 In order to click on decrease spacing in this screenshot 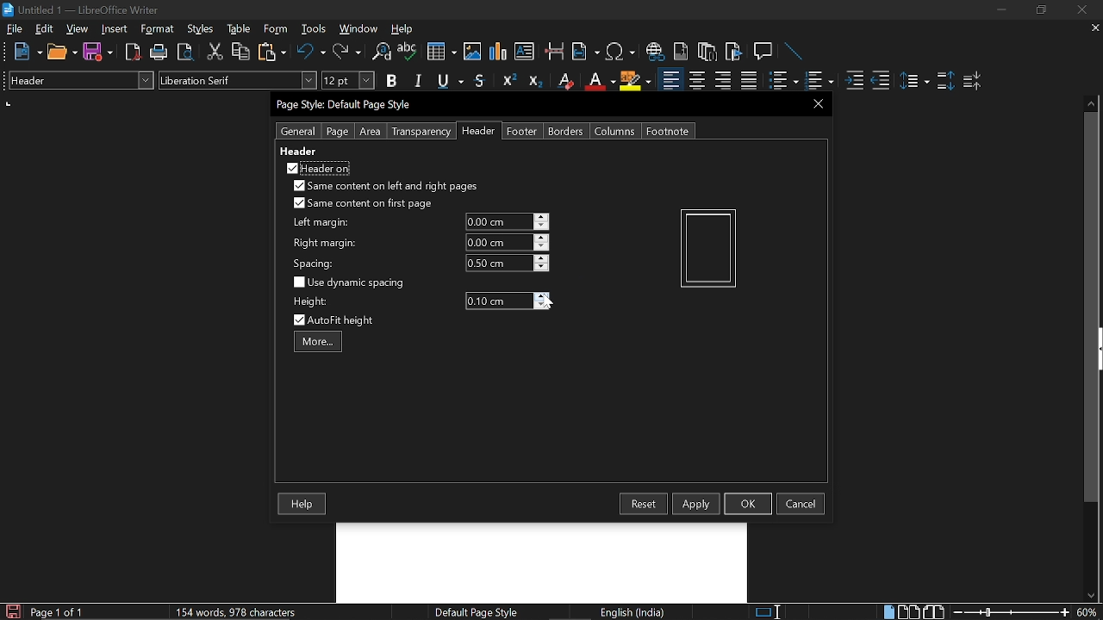, I will do `click(541, 268)`.